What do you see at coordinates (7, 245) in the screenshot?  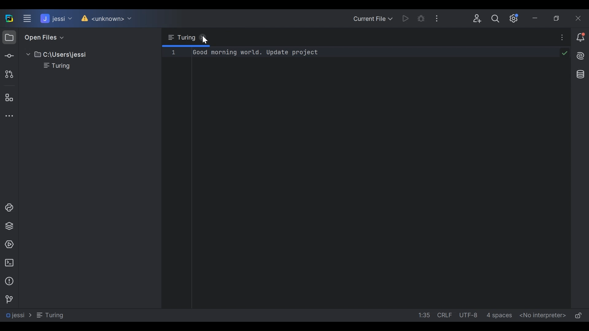 I see `Services` at bounding box center [7, 245].